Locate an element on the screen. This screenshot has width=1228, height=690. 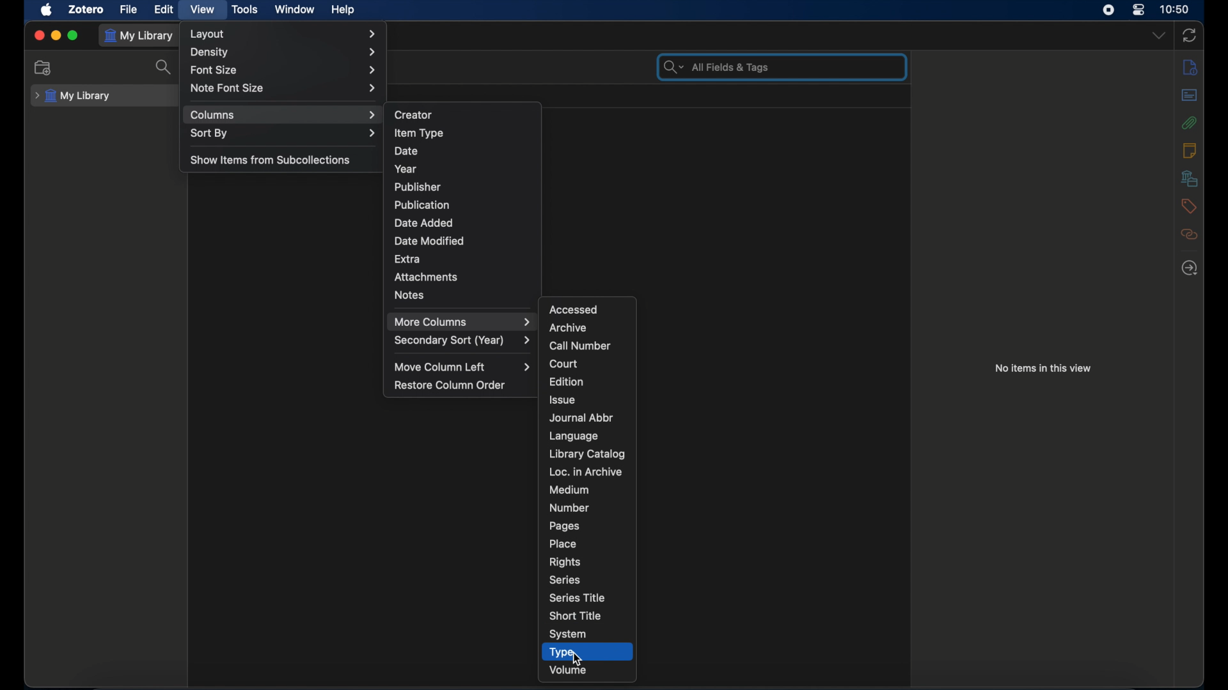
edit is located at coordinates (164, 10).